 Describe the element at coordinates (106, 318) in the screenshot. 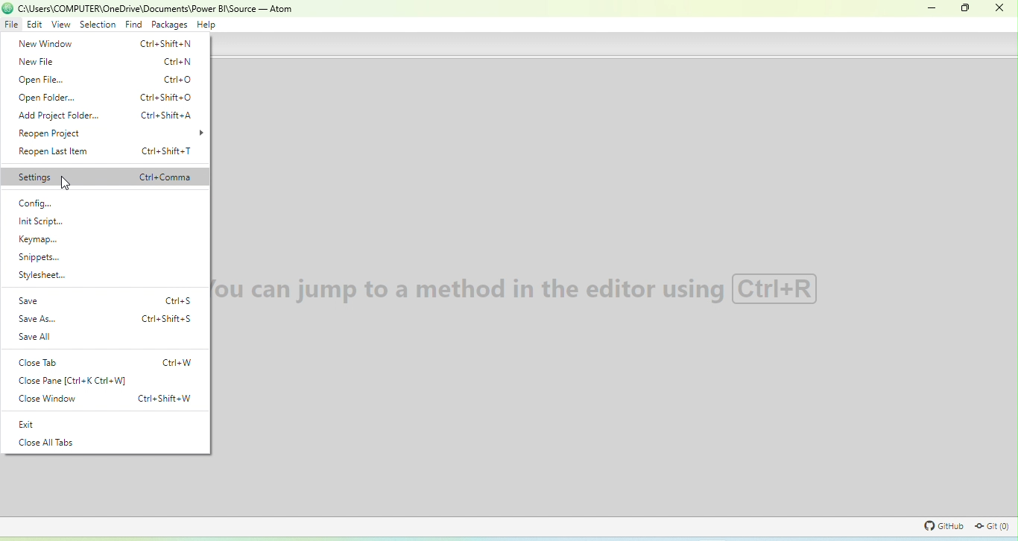

I see `save as` at that location.